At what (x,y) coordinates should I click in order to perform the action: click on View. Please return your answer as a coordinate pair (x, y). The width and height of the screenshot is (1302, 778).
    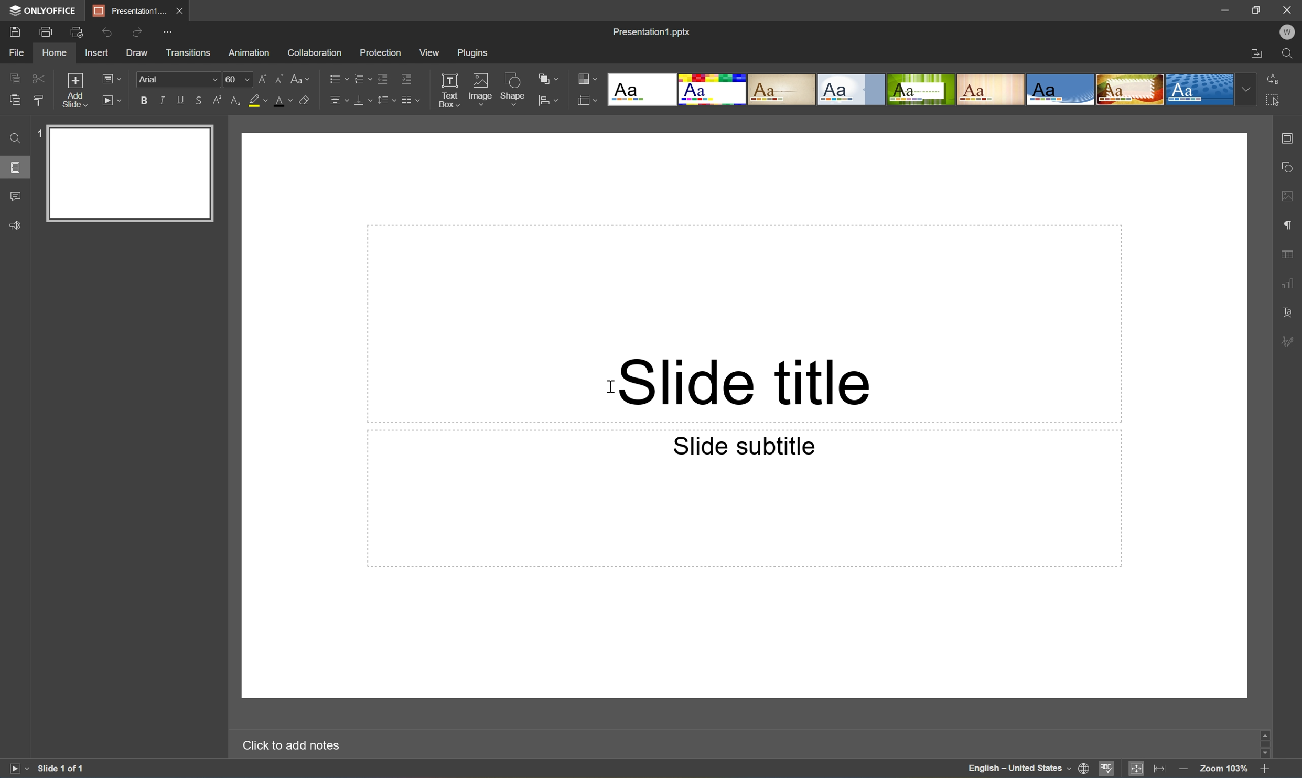
    Looking at the image, I should click on (430, 52).